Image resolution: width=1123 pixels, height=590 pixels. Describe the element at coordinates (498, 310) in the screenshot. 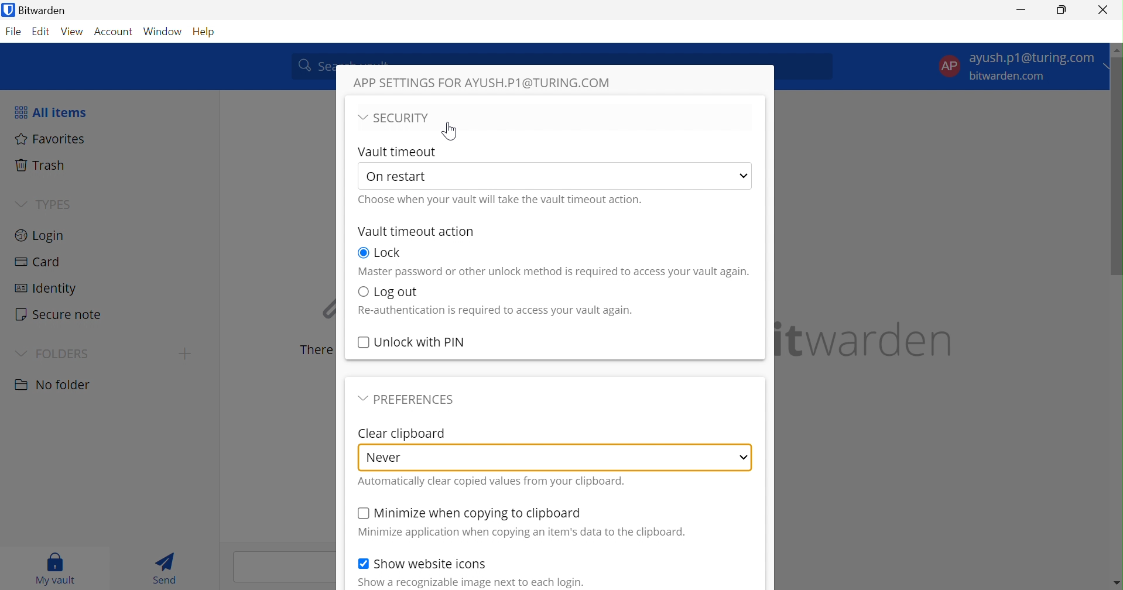

I see `Re-authentication is required to access your vault again.` at that location.